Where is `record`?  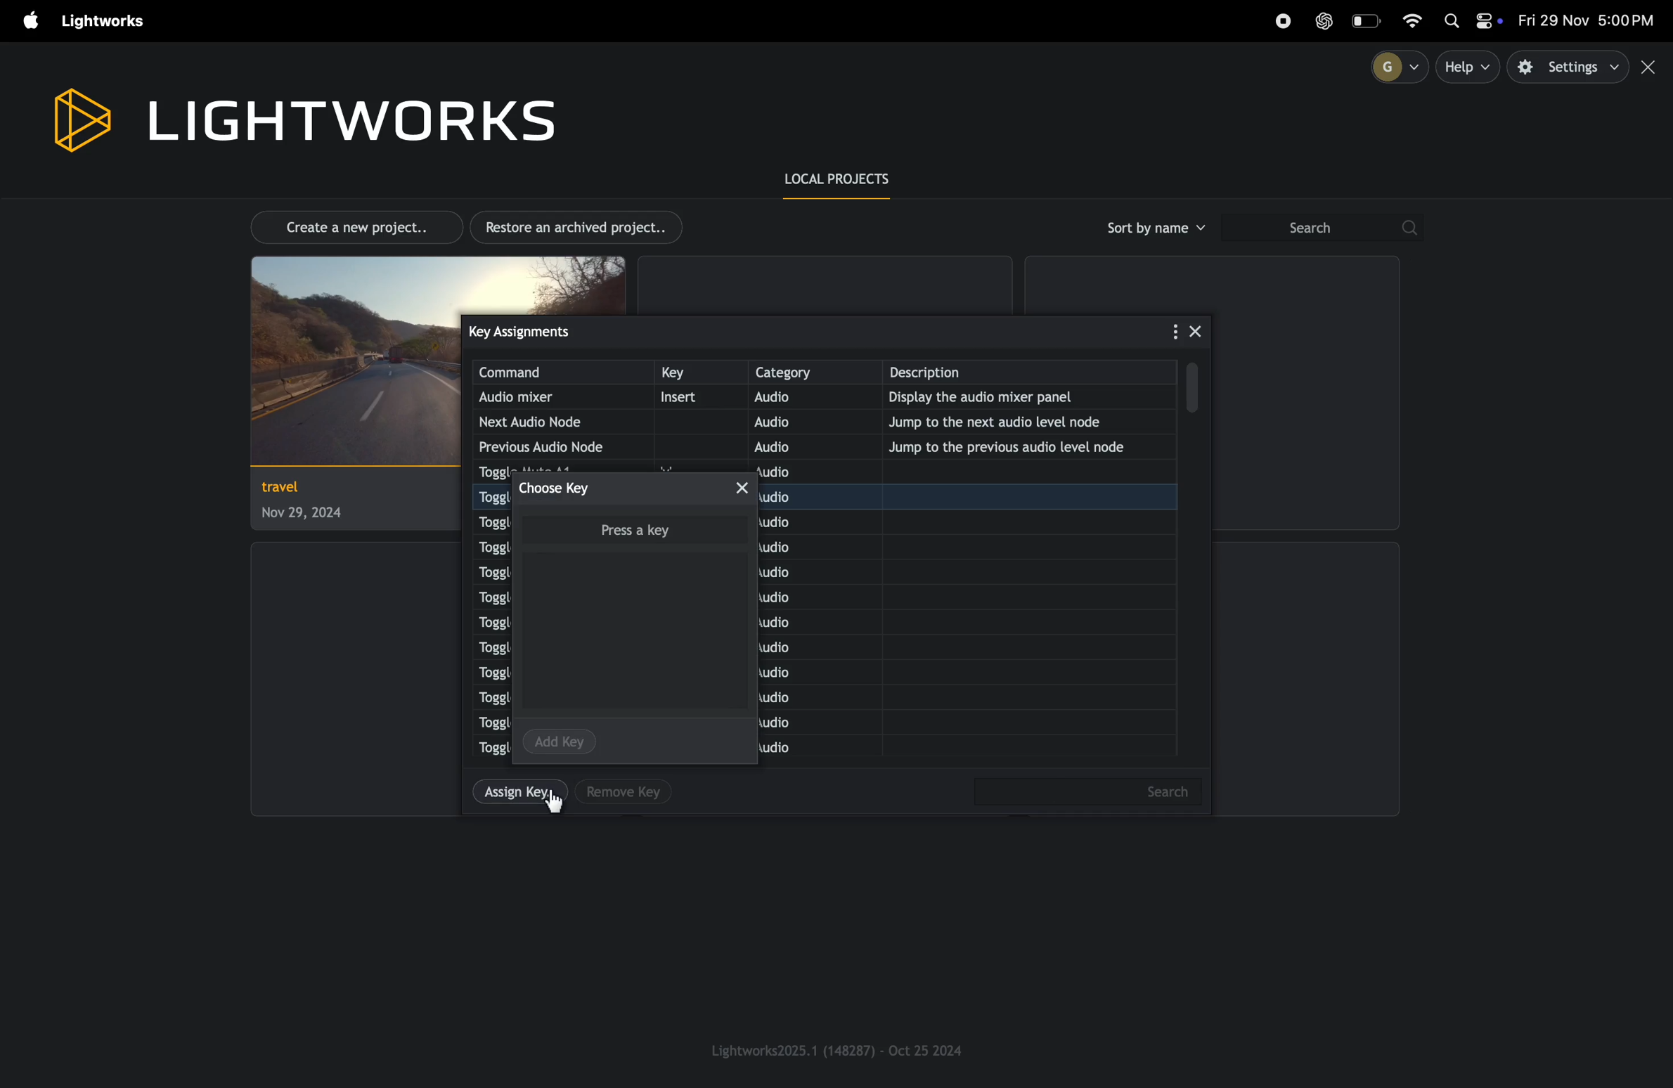 record is located at coordinates (1282, 21).